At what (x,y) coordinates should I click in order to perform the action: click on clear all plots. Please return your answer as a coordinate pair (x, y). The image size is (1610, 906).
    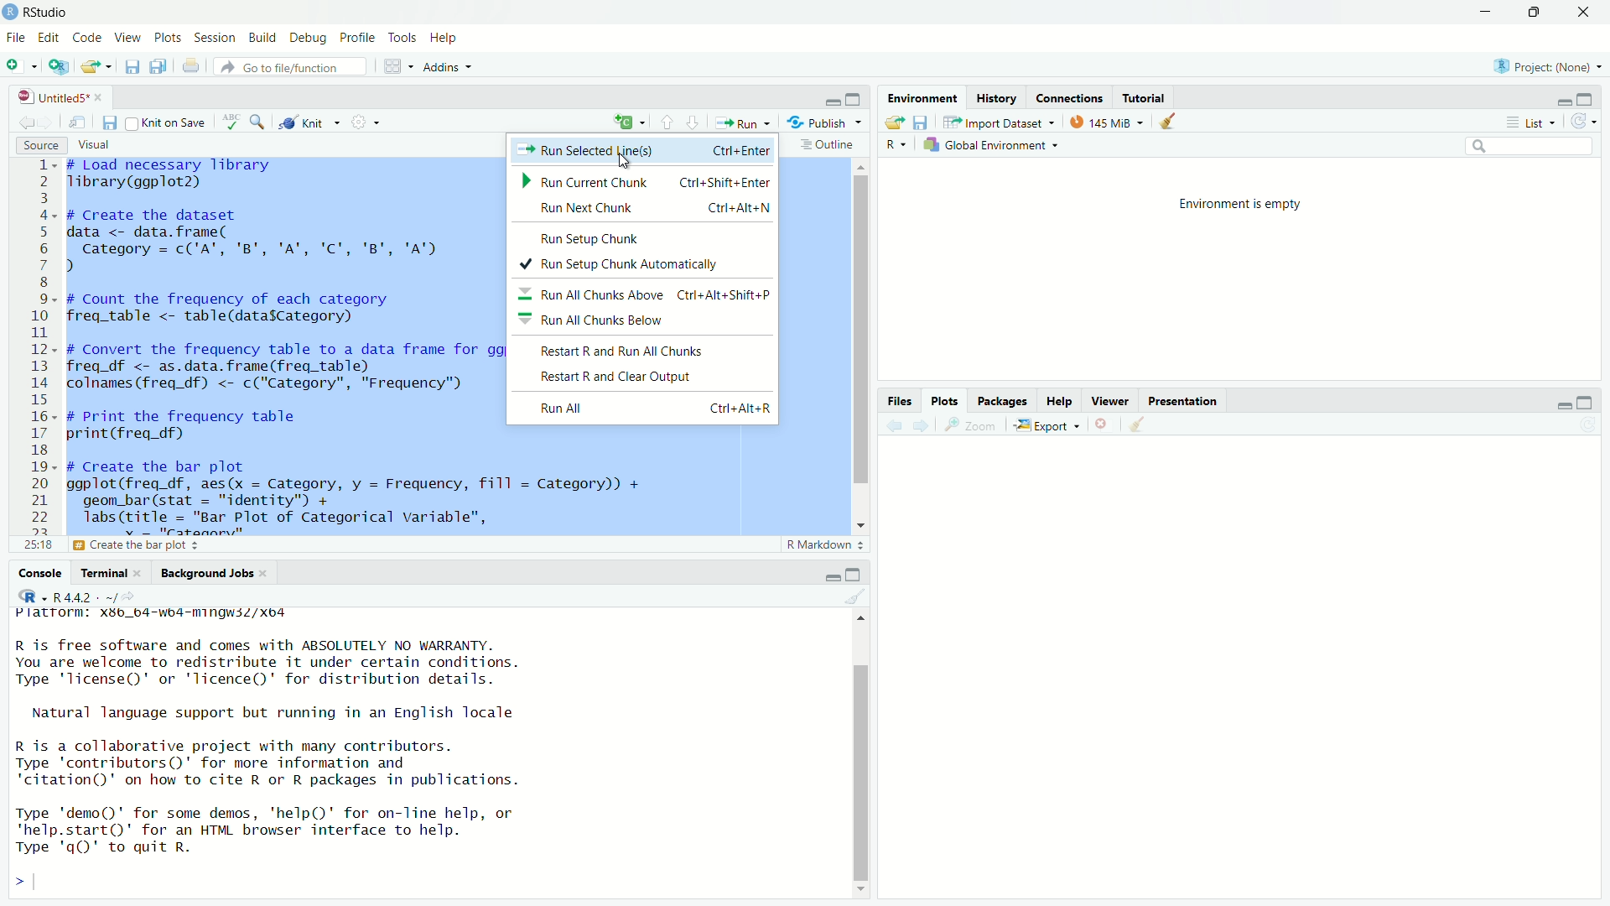
    Looking at the image, I should click on (1139, 424).